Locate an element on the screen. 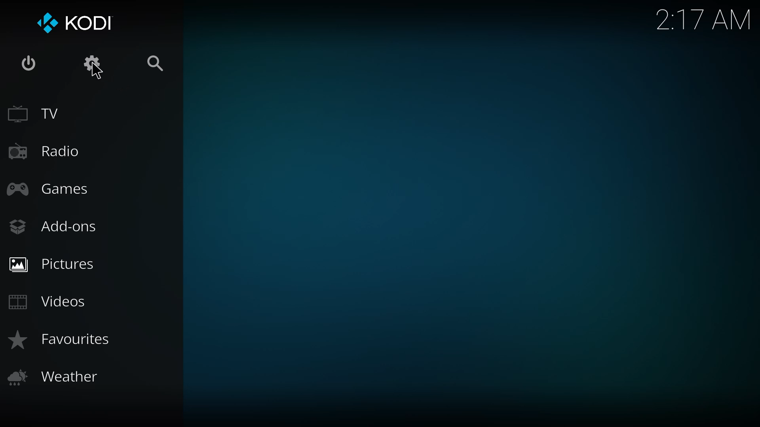  videos is located at coordinates (51, 301).